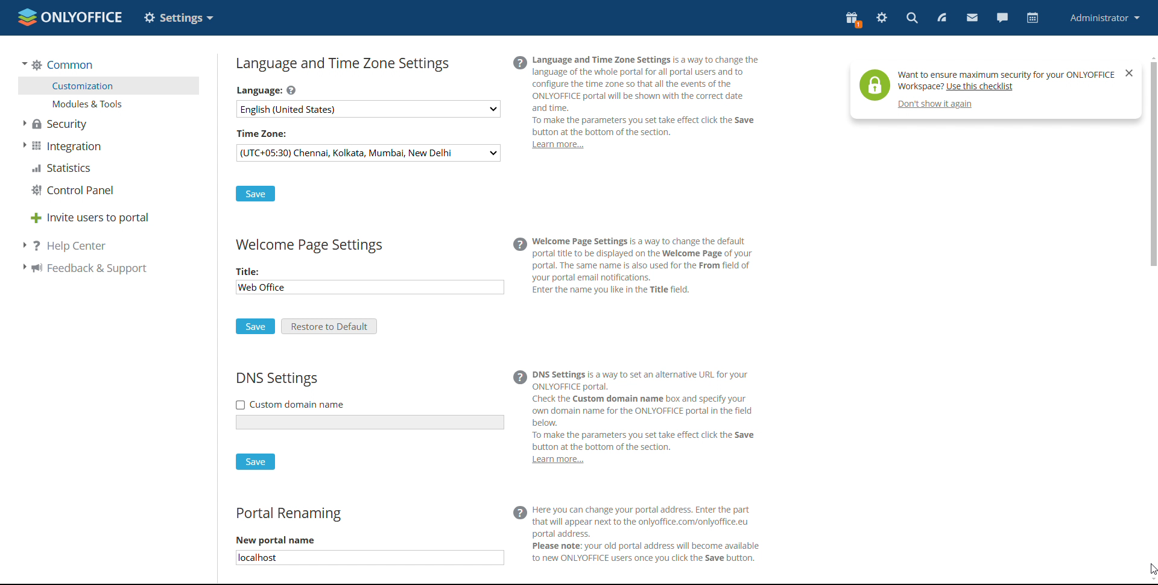  What do you see at coordinates (639, 266) in the screenshot?
I see `@ Welcome Page Settings is a way to change the default
portal ttle to be displayed on the Welcome Page of your
portal. The same name is also used for the From field of

oo your portal email notifications.
_ Enter the name you like in the Title field.` at bounding box center [639, 266].